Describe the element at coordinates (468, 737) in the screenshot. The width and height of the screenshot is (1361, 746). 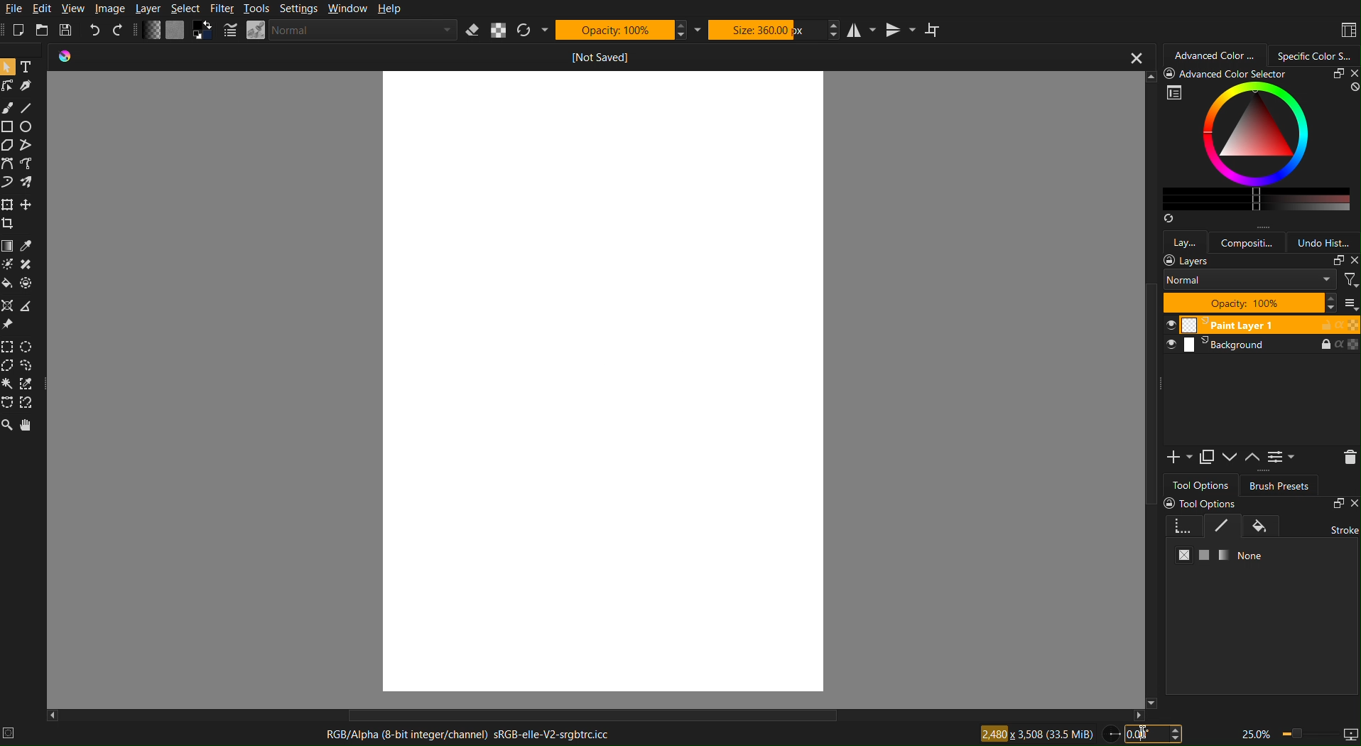
I see `RGB Alpha Channel` at that location.